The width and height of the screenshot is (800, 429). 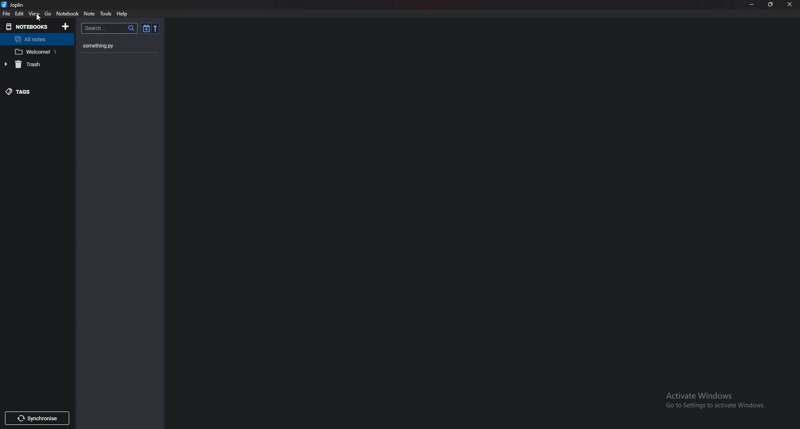 What do you see at coordinates (20, 14) in the screenshot?
I see `edit` at bounding box center [20, 14].